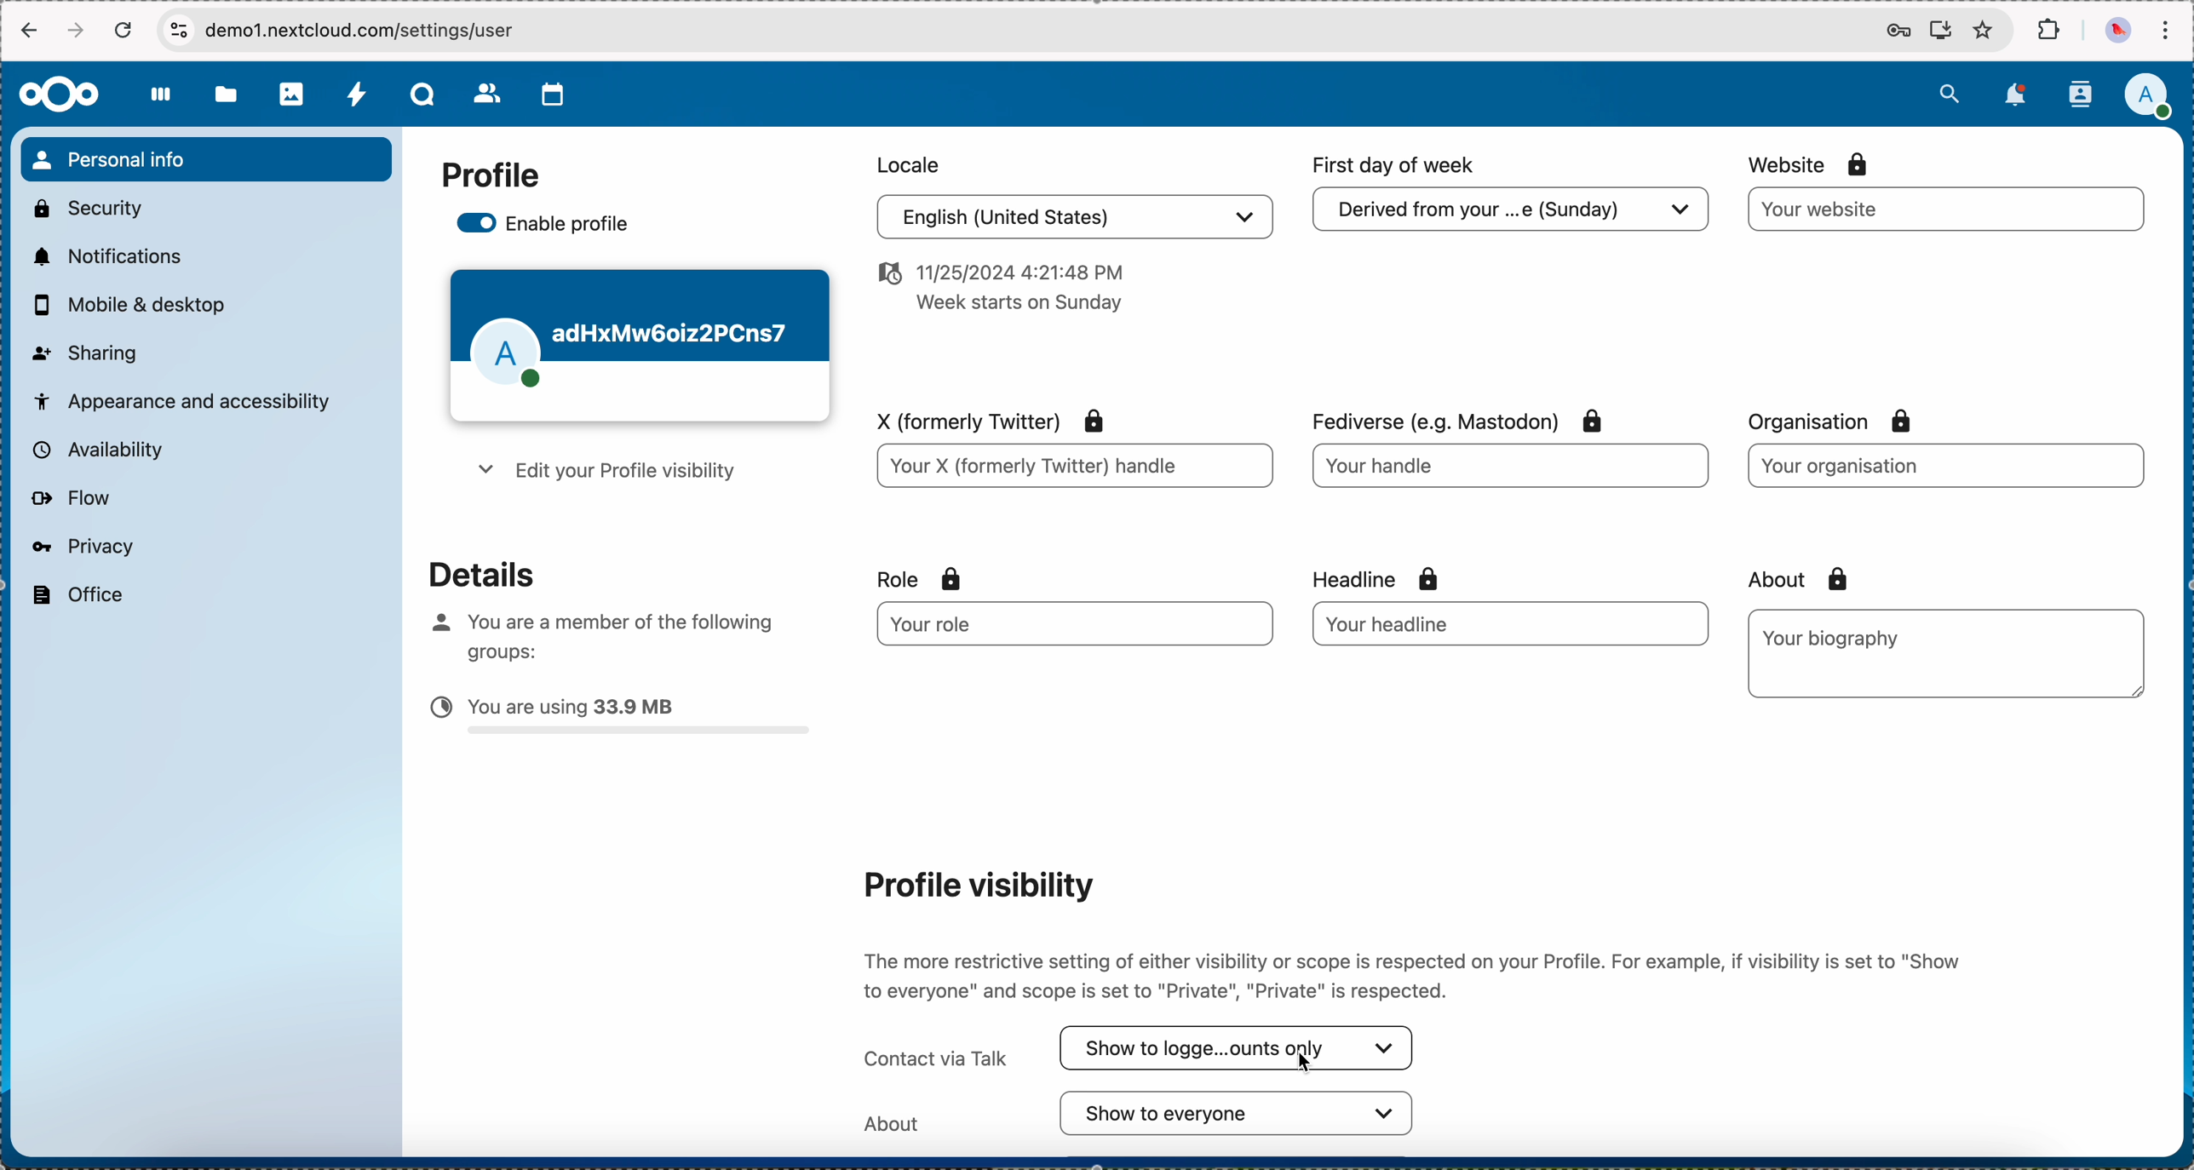 Image resolution: width=2194 pixels, height=1170 pixels. I want to click on mobile and desktop, so click(138, 306).